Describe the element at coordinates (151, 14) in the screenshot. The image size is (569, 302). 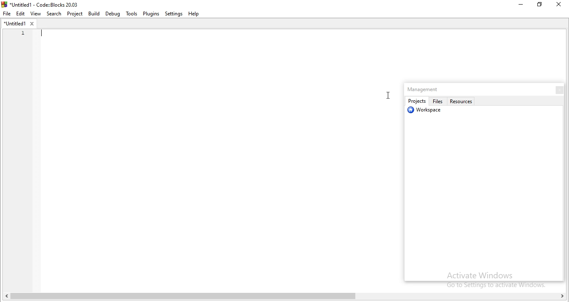
I see `Plugins ` at that location.